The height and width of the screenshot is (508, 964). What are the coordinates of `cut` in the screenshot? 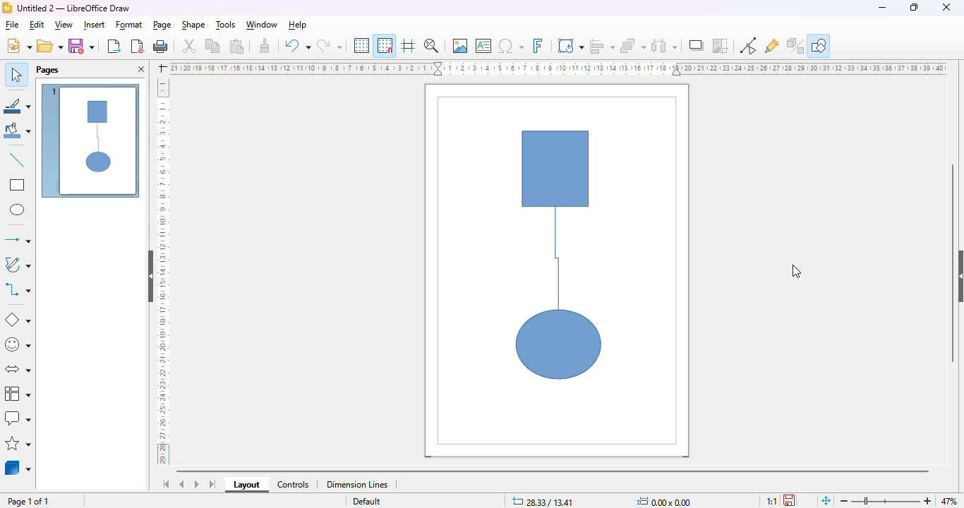 It's located at (189, 46).